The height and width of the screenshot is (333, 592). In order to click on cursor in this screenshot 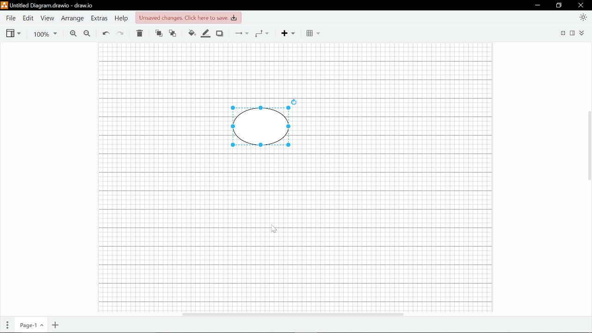, I will do `click(275, 229)`.